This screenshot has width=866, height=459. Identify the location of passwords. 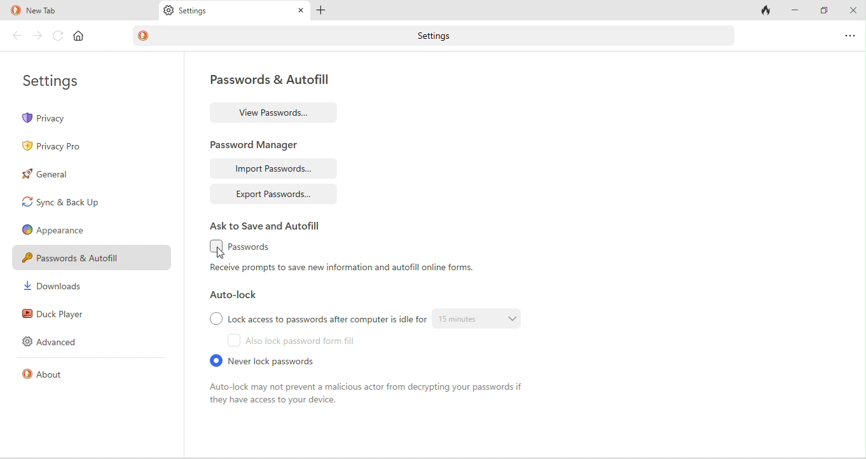
(256, 245).